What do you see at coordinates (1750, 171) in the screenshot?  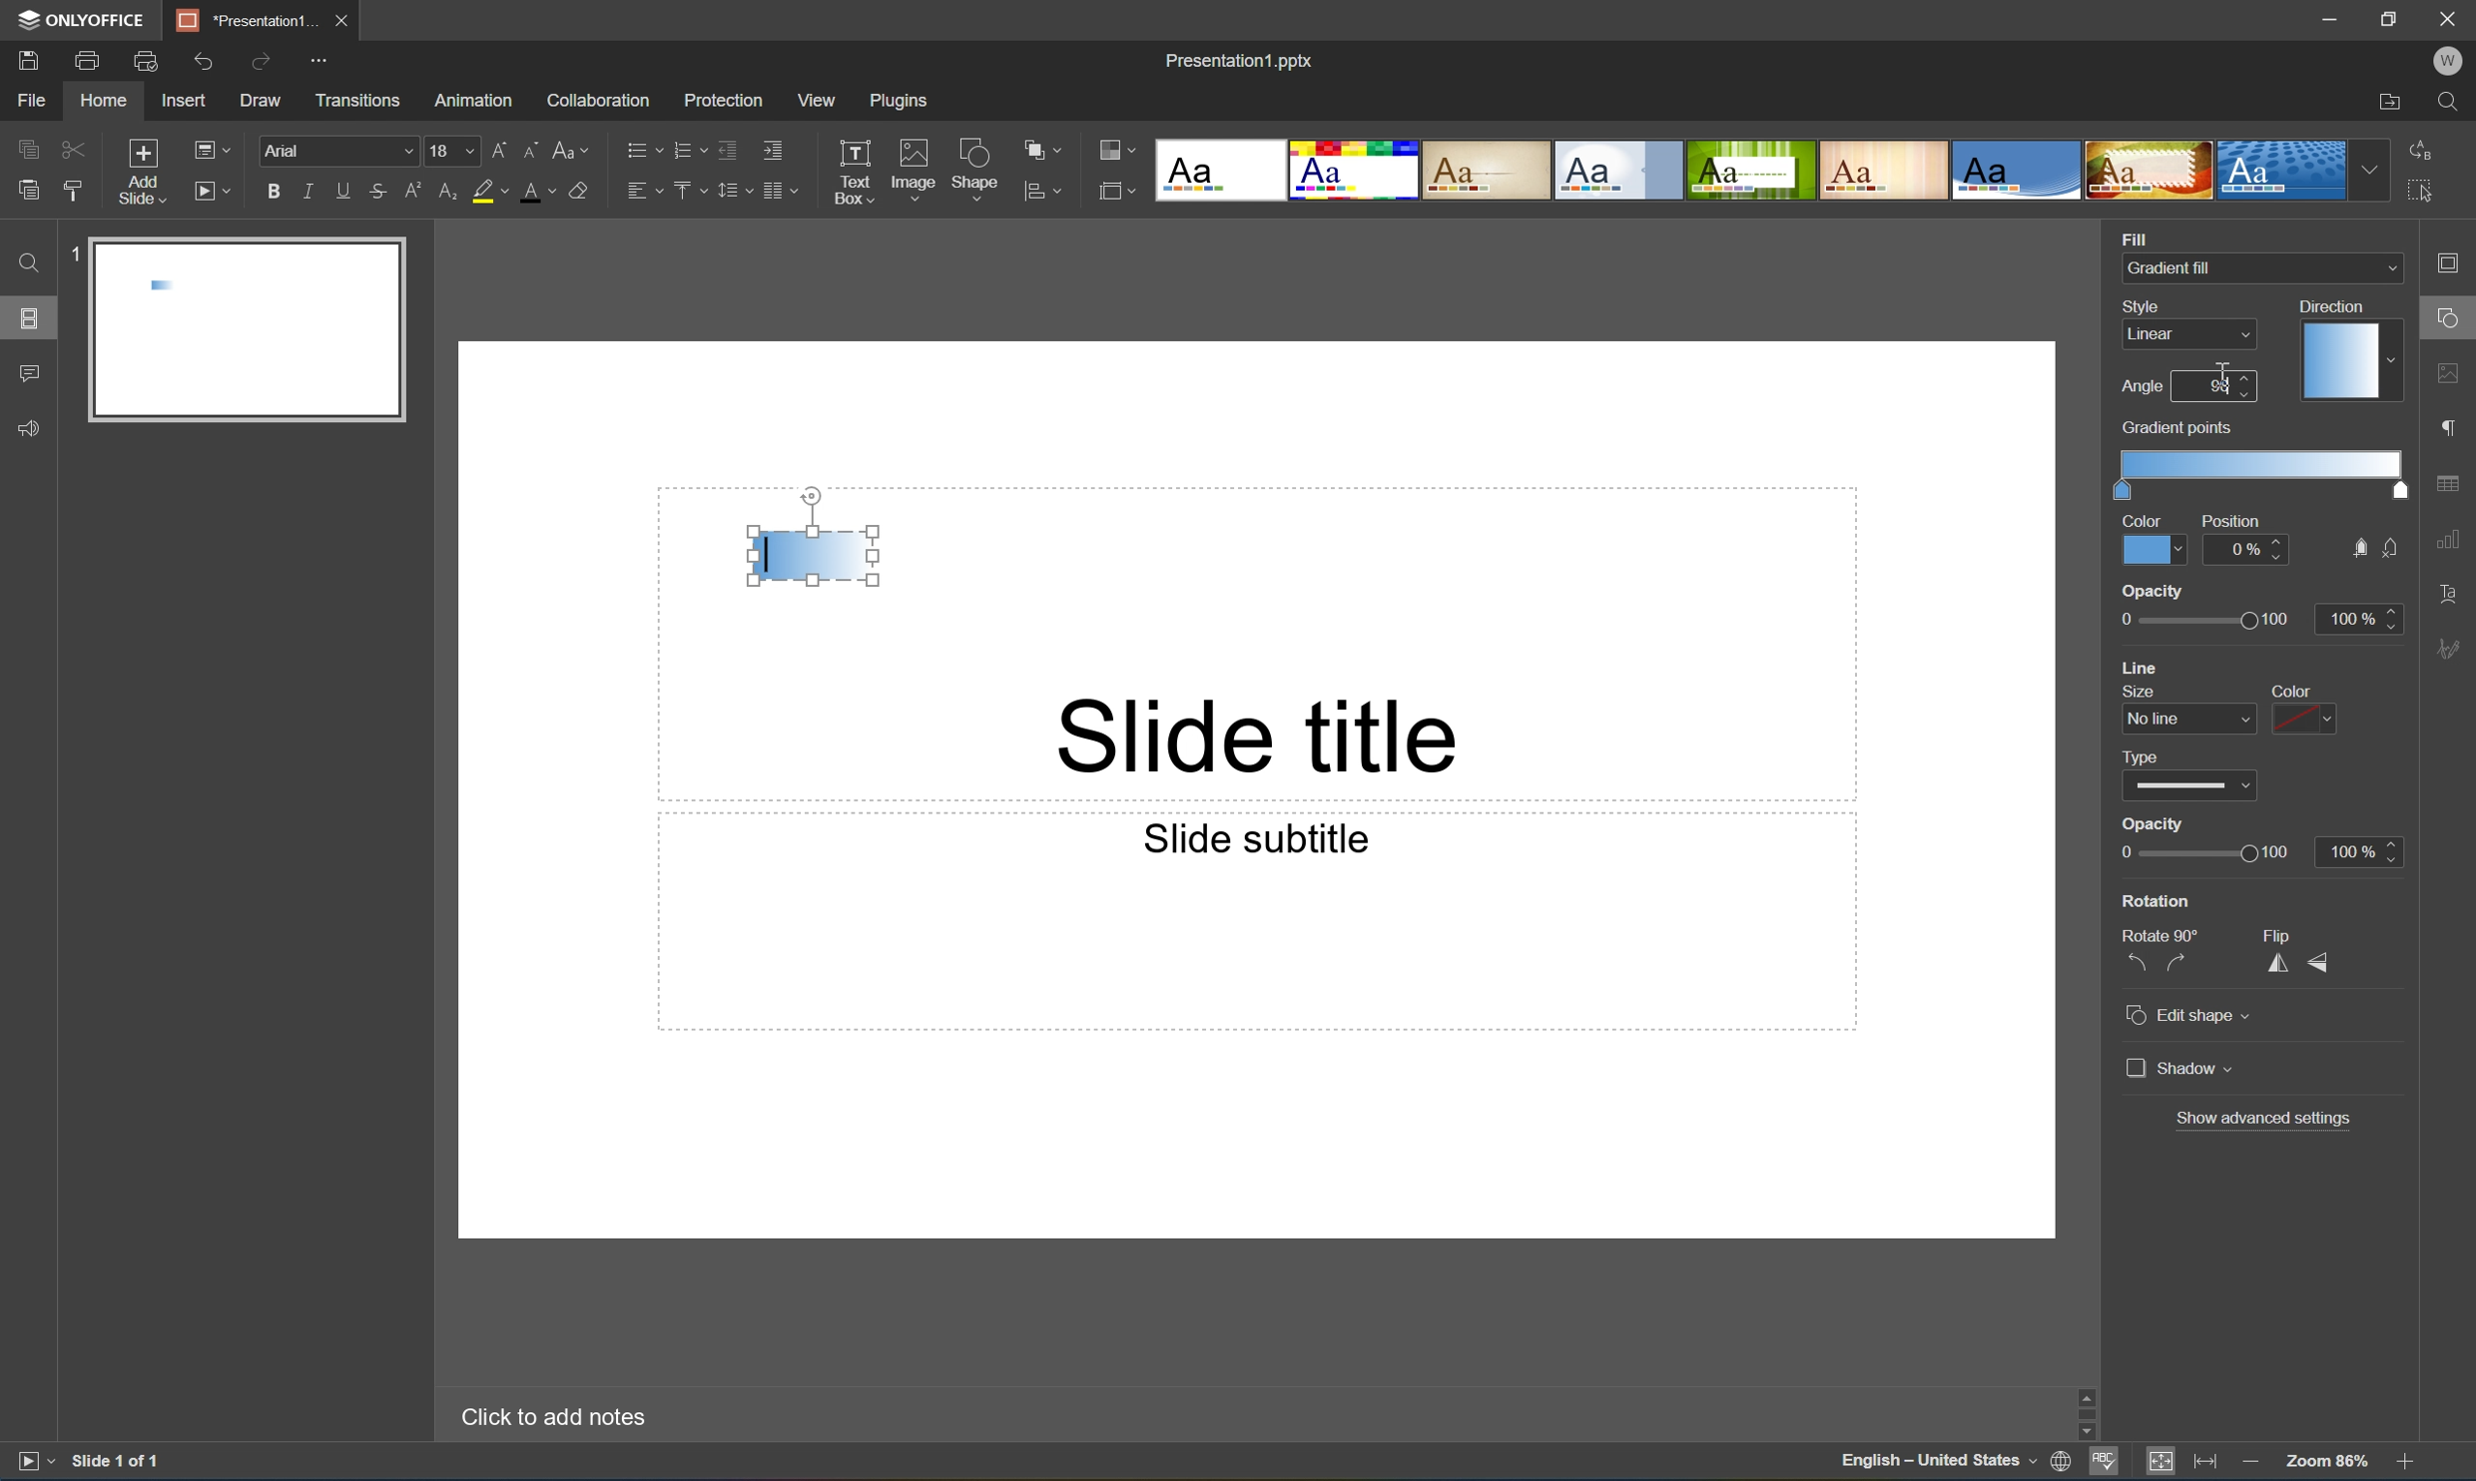 I see `Type of slides` at bounding box center [1750, 171].